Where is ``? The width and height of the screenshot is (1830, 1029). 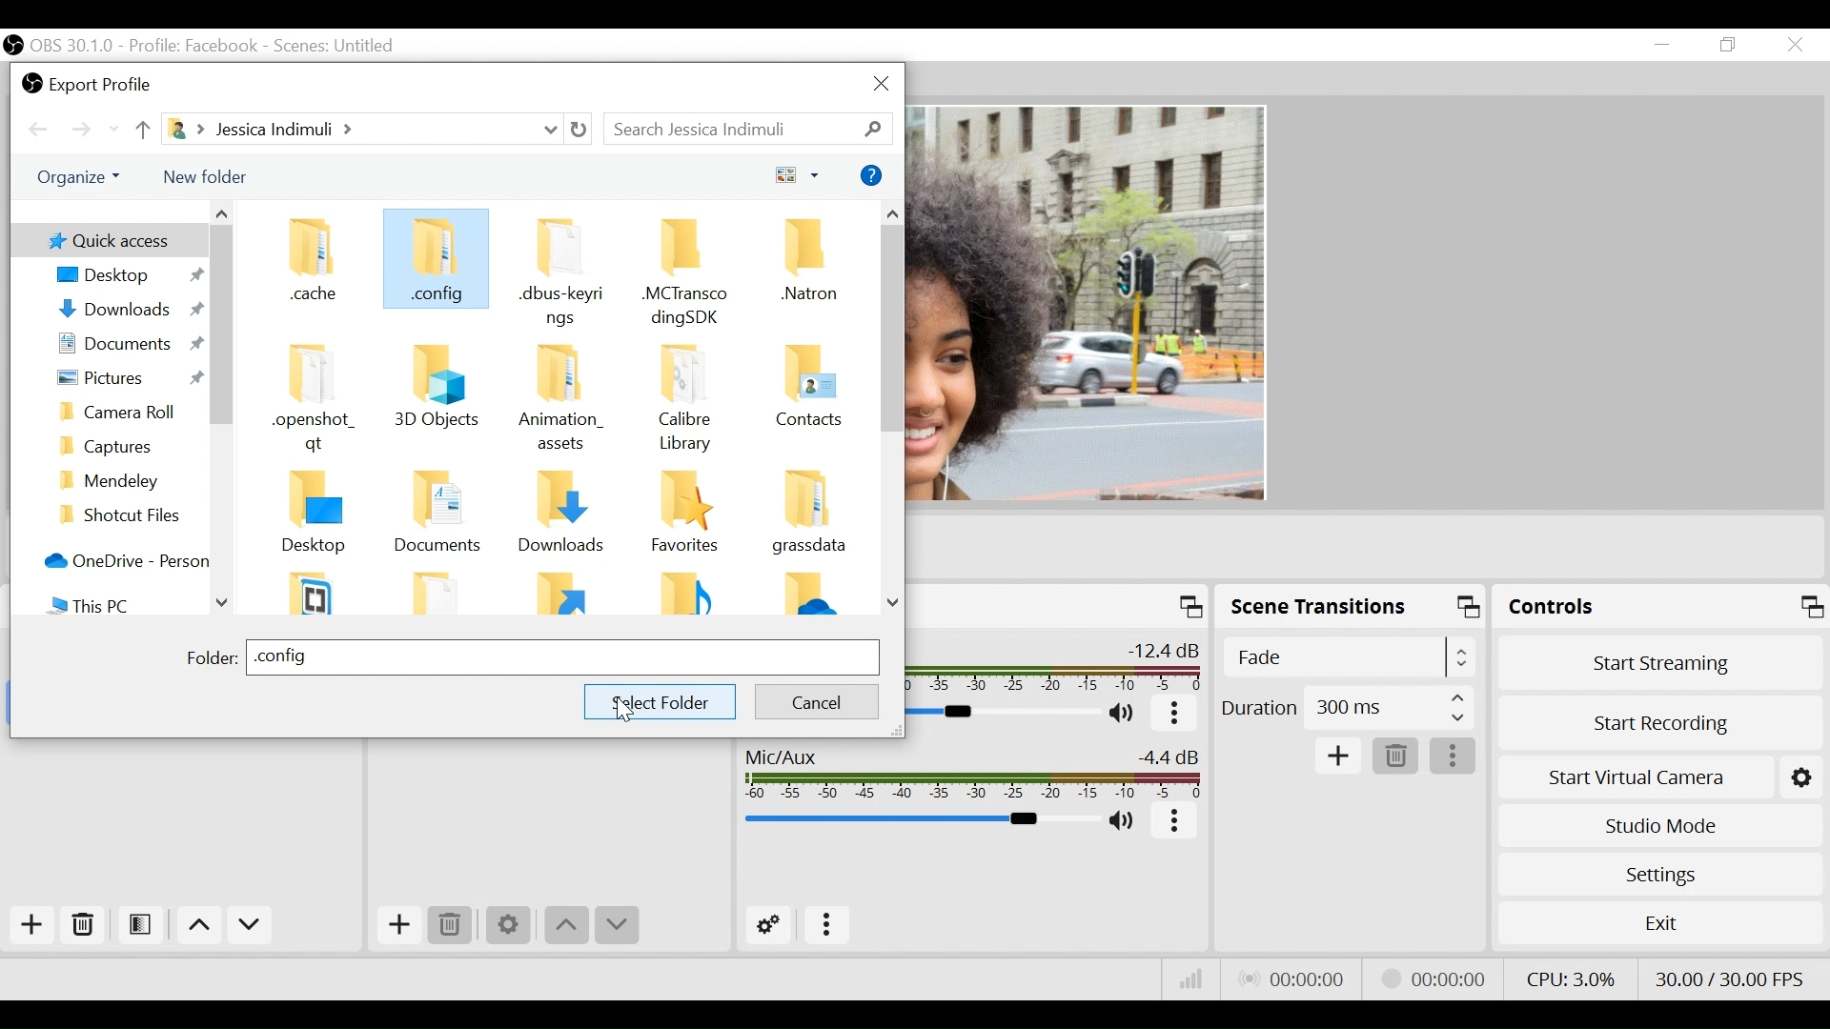
 is located at coordinates (437, 393).